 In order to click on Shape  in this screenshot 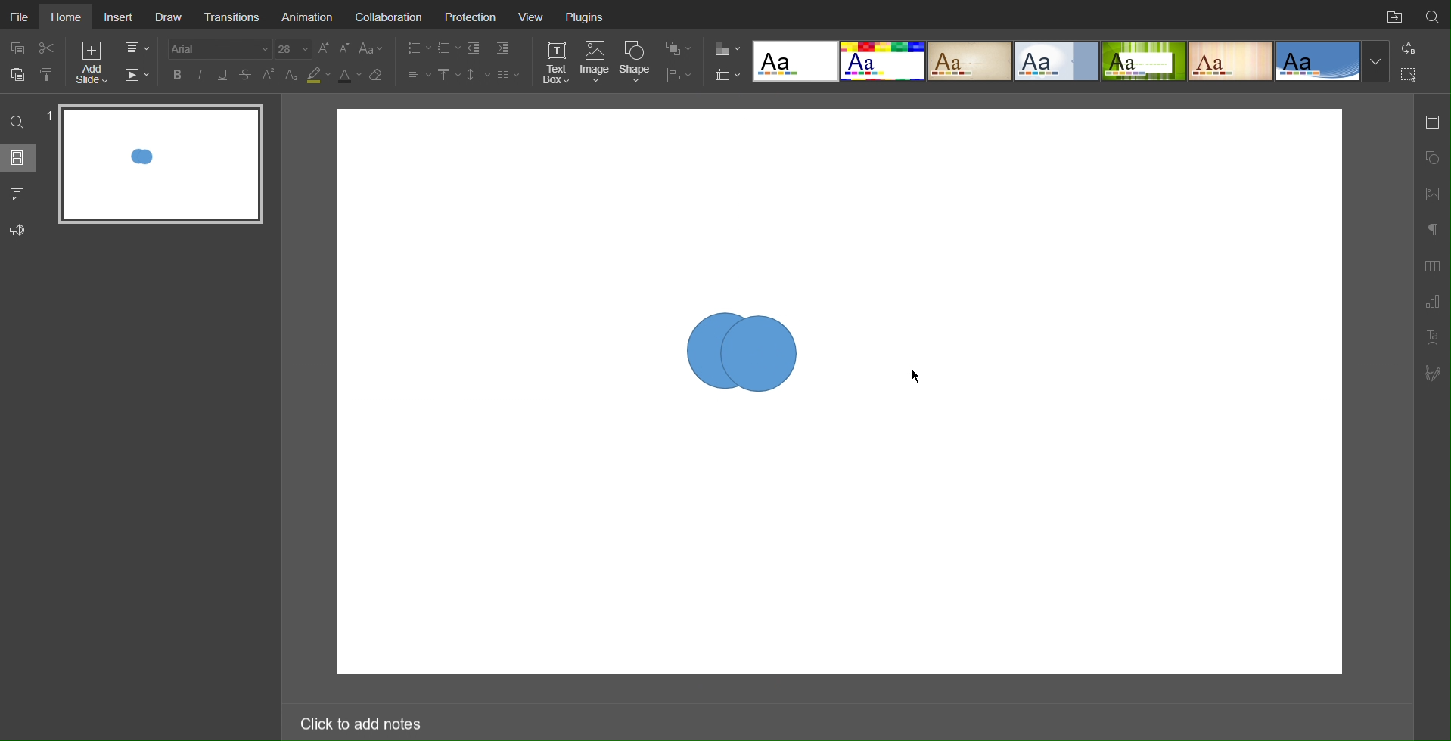, I will do `click(638, 61)`.